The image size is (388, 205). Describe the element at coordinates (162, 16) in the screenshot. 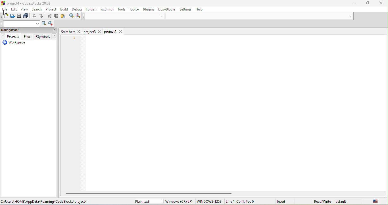

I see `down` at that location.